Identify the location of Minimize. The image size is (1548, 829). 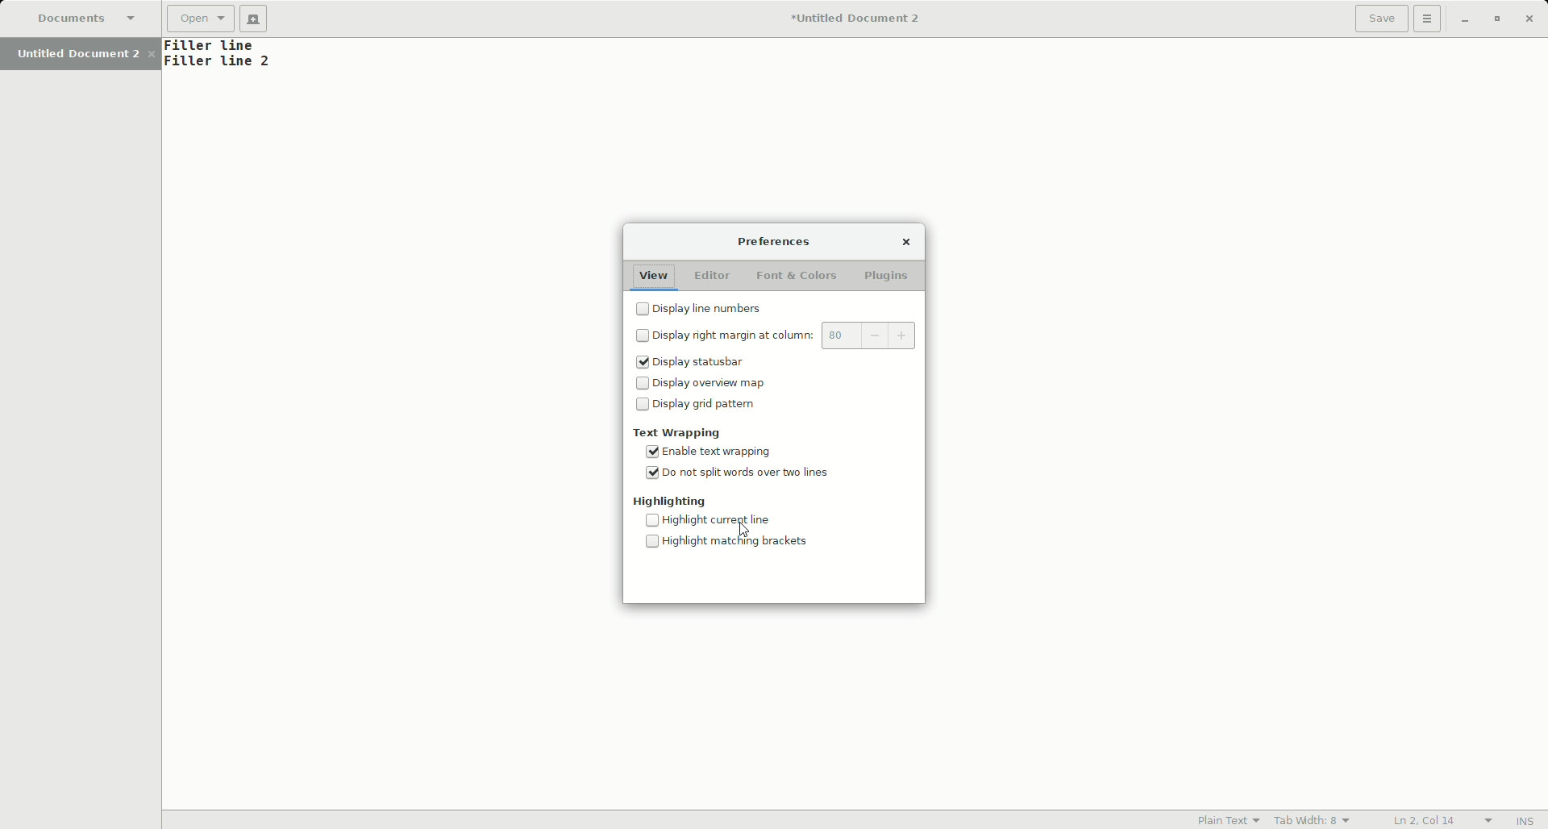
(1464, 19).